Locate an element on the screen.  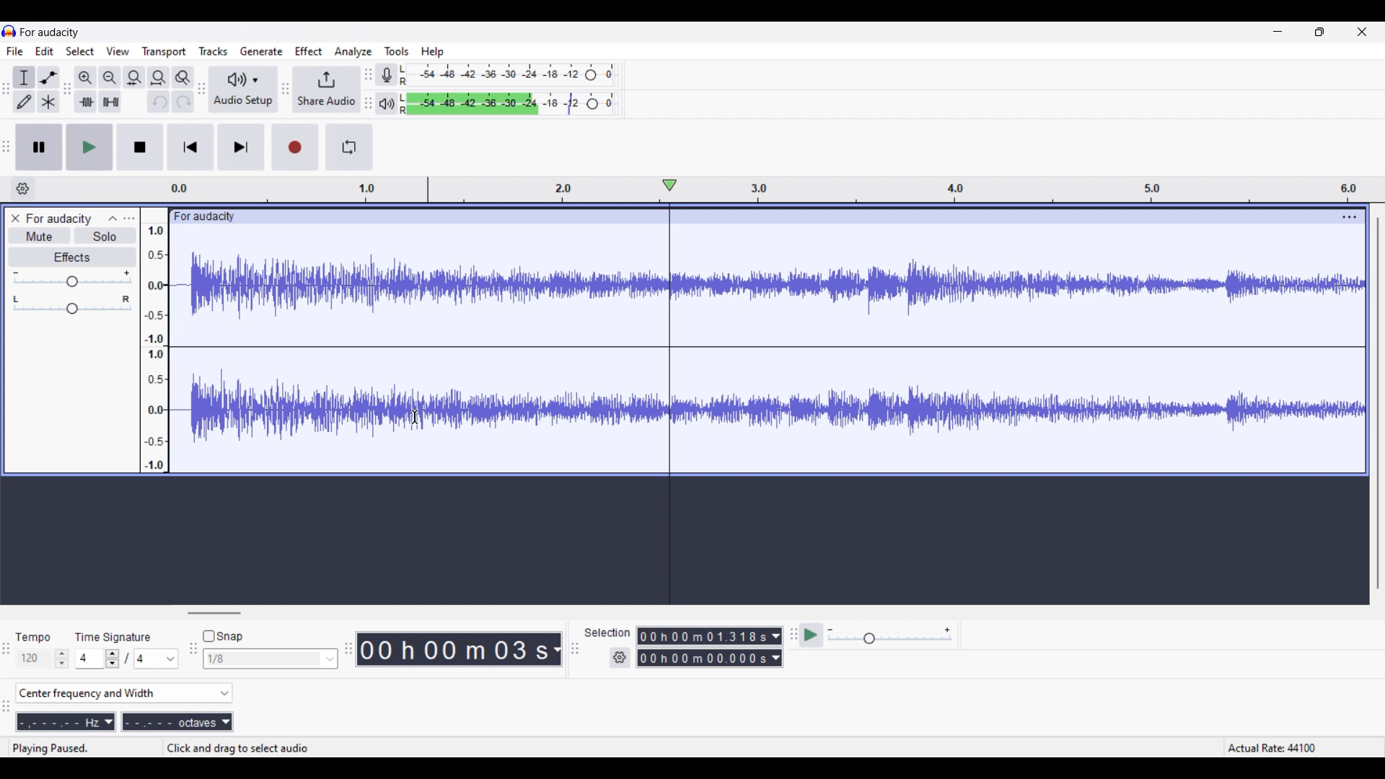
Minimize is located at coordinates (1278, 31).